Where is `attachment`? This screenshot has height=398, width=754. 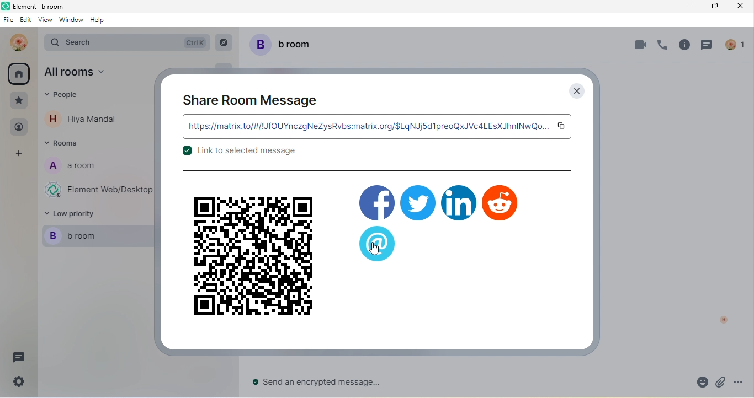 attachment is located at coordinates (721, 383).